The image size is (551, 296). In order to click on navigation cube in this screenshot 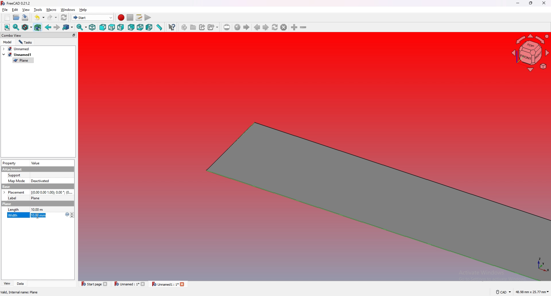, I will do `click(529, 53)`.